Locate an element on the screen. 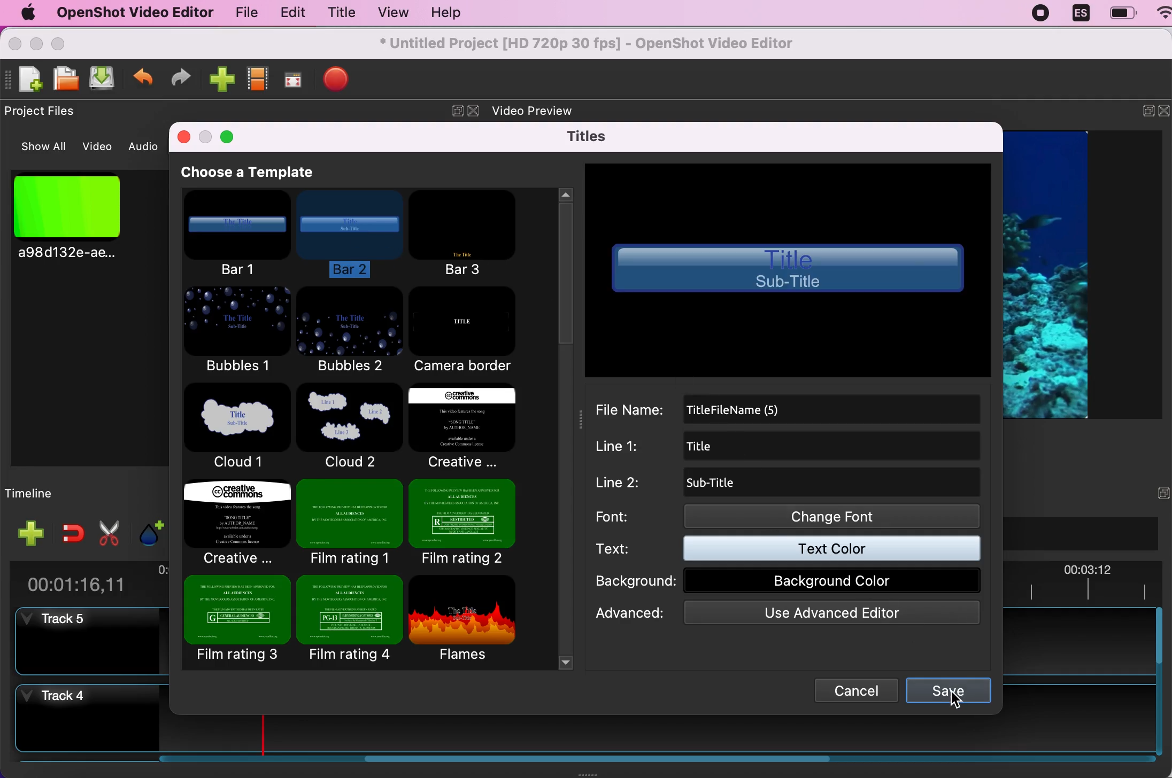 The height and width of the screenshot is (778, 1172). scroll bar is located at coordinates (497, 764).